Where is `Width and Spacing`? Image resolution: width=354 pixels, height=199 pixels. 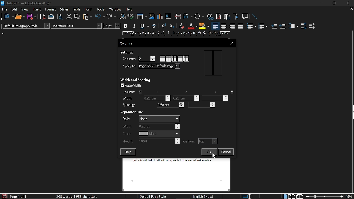 Width and Spacing is located at coordinates (136, 80).